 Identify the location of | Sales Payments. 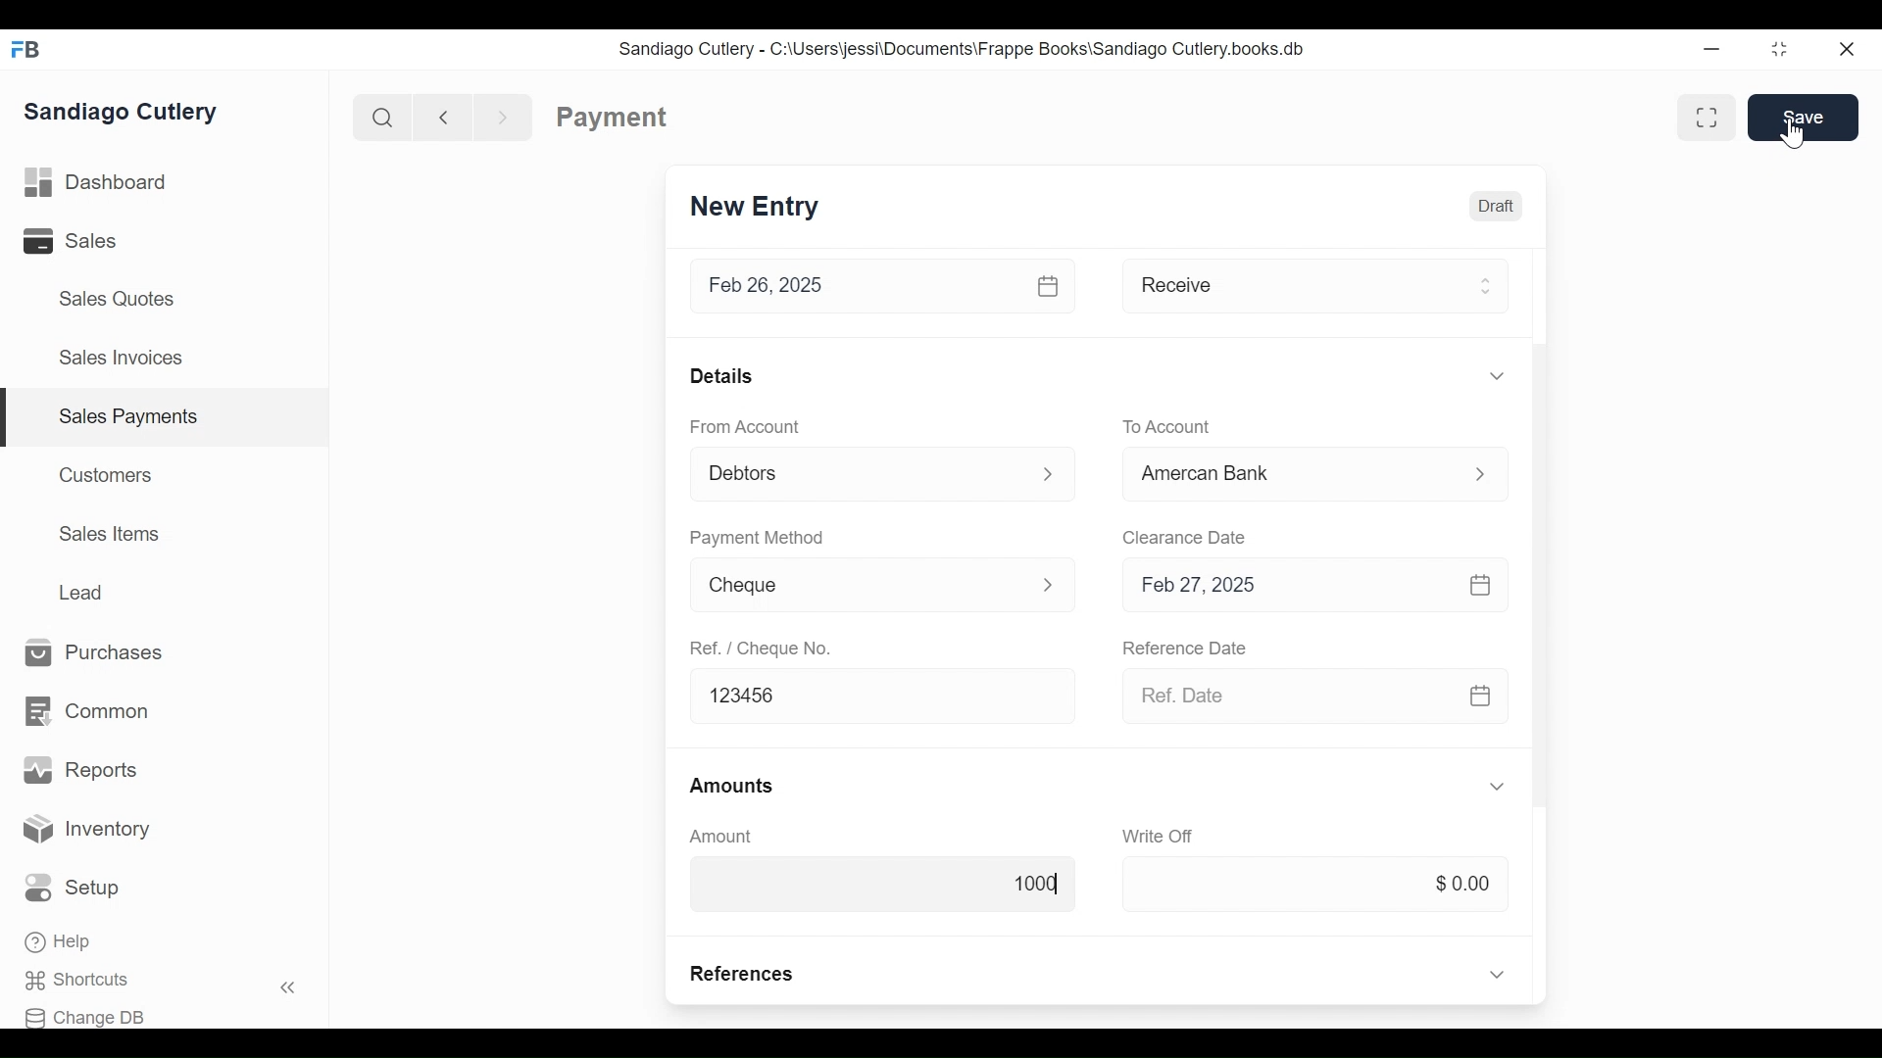
(167, 418).